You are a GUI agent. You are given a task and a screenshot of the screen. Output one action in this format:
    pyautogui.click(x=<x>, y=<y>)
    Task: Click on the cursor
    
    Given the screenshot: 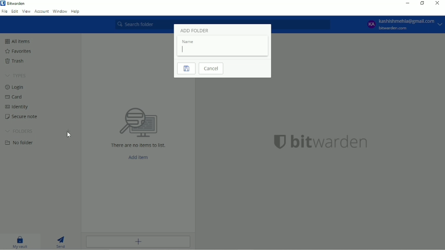 What is the action you would take?
    pyautogui.click(x=68, y=138)
    